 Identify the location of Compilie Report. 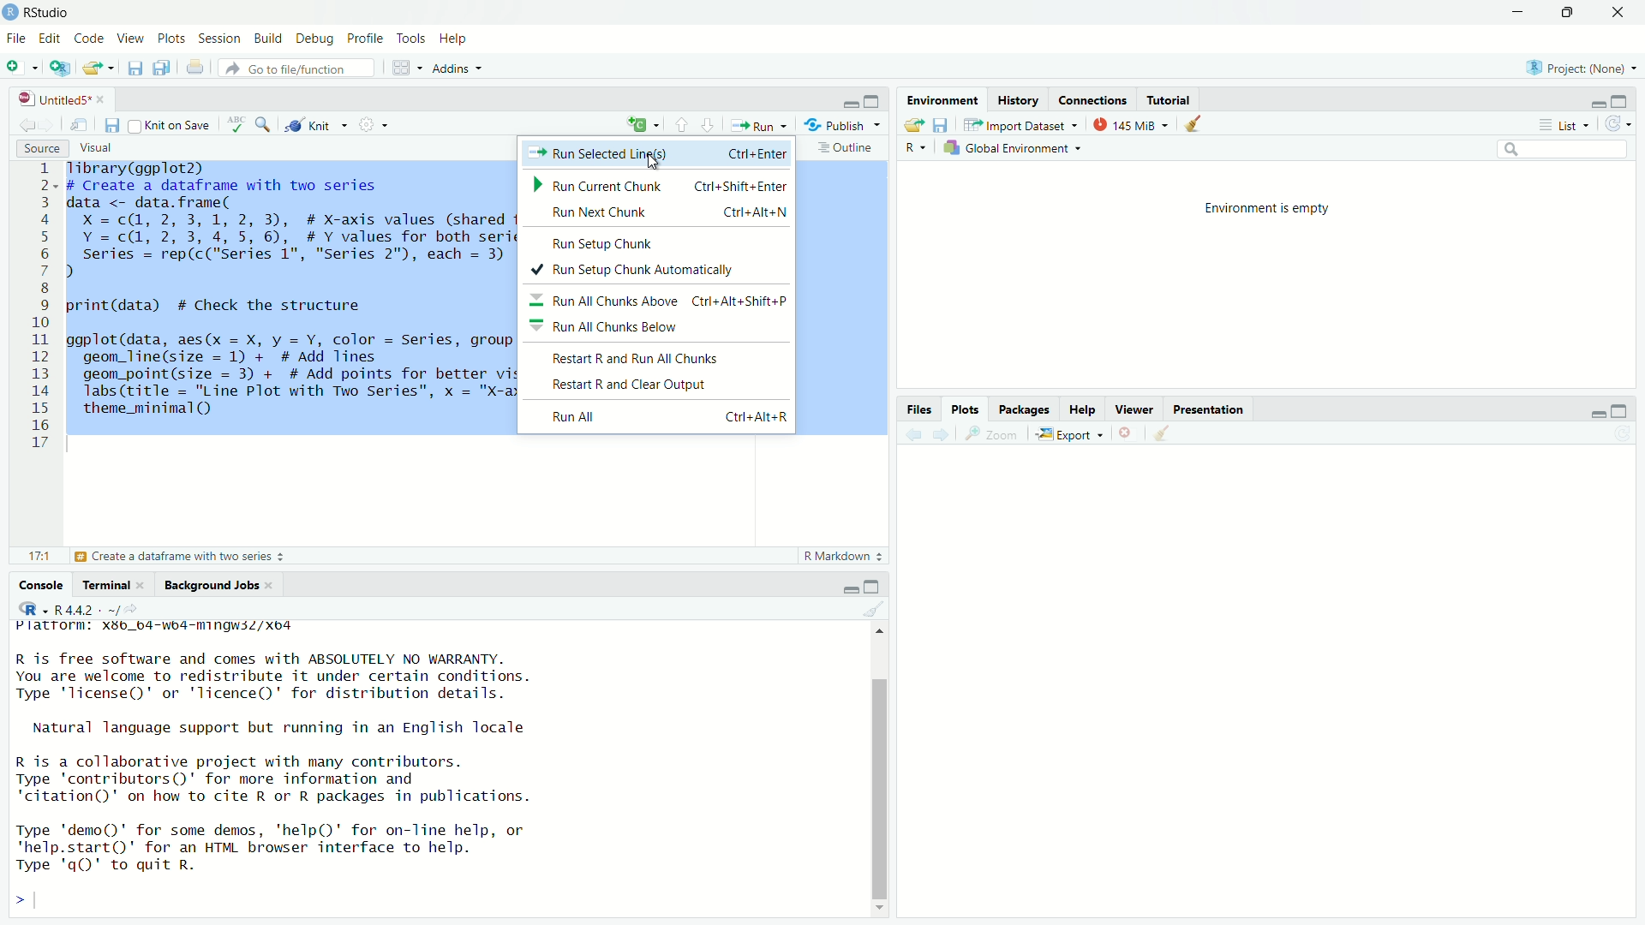
(375, 125).